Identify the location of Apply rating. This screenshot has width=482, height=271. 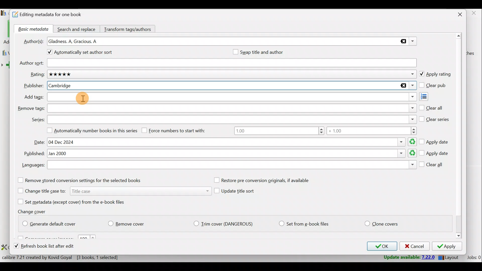
(435, 75).